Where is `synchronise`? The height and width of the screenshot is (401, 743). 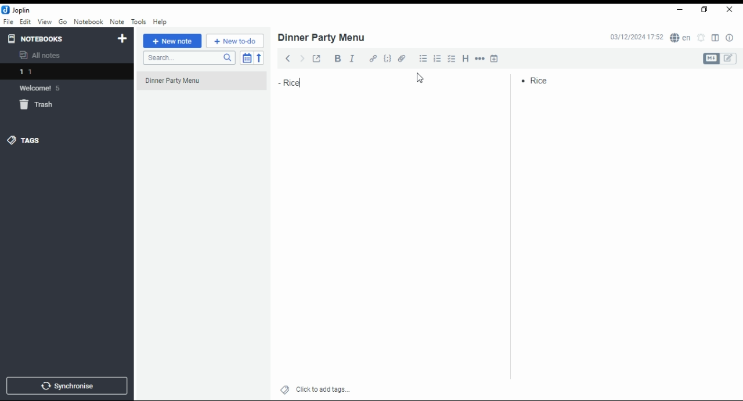 synchronise is located at coordinates (67, 386).